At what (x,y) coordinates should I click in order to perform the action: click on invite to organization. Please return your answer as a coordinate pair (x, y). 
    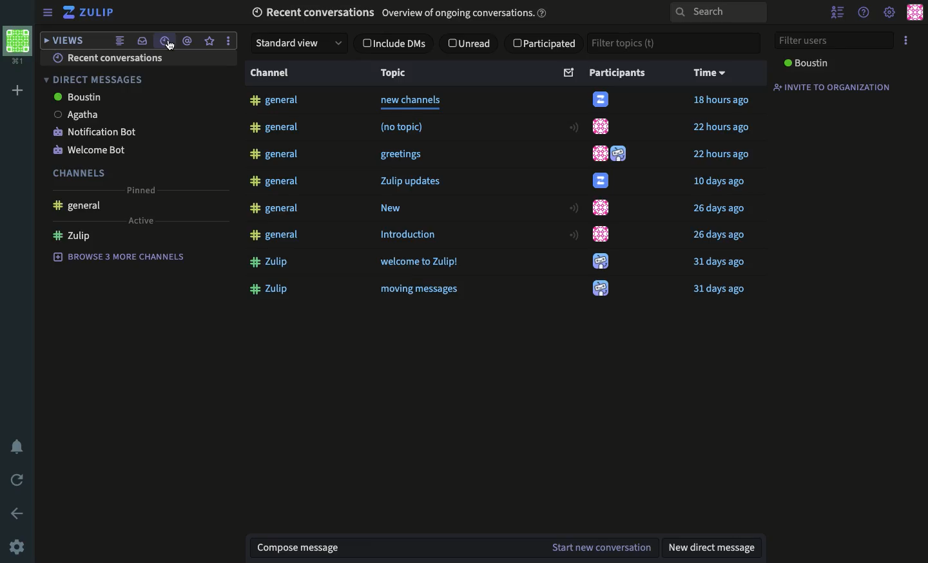
    Looking at the image, I should click on (838, 87).